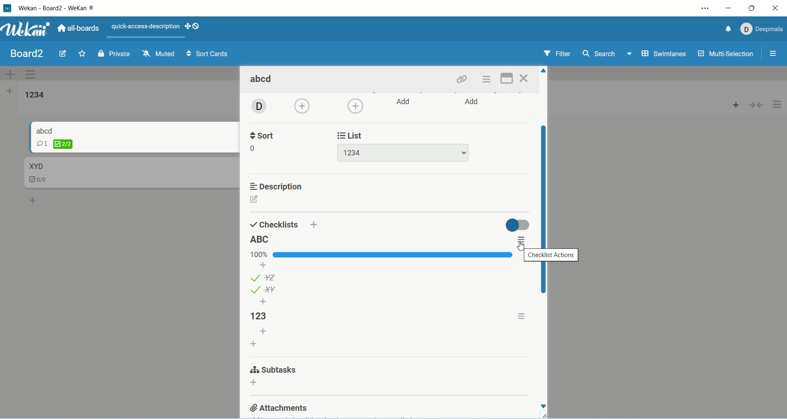  I want to click on options, so click(488, 80).